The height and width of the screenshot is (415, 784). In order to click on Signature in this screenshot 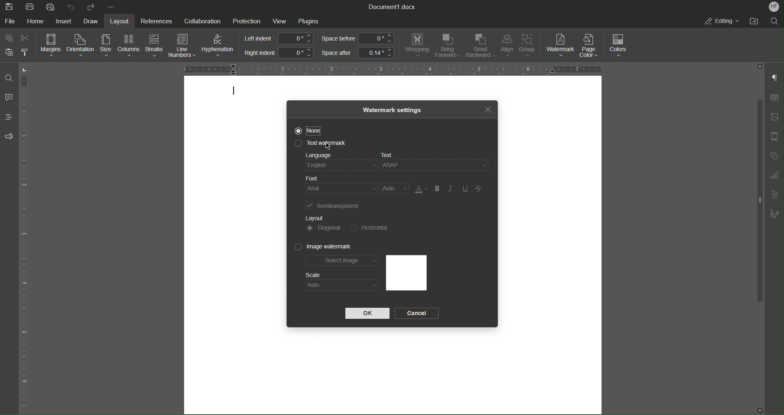, I will do `click(775, 214)`.